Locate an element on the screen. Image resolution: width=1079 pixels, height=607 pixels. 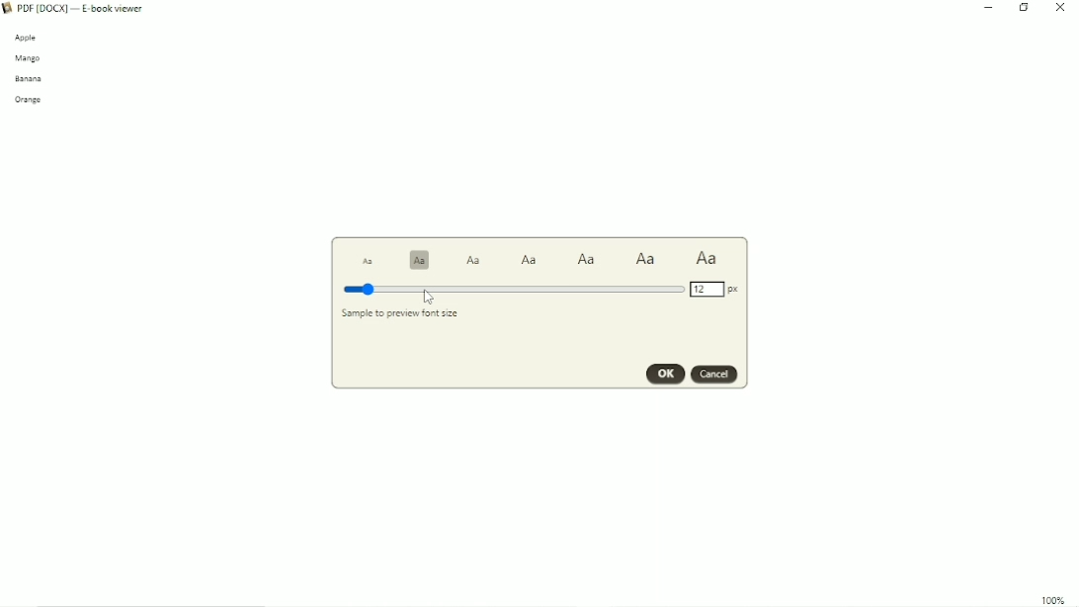
Minimize is located at coordinates (989, 9).